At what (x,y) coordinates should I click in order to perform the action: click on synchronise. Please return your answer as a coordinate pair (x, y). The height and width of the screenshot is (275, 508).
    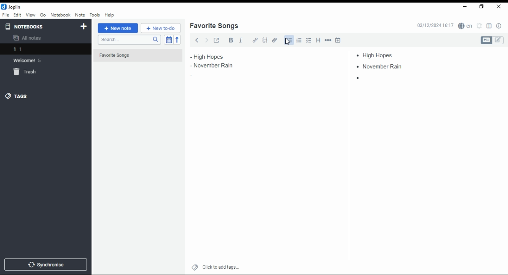
    Looking at the image, I should click on (44, 264).